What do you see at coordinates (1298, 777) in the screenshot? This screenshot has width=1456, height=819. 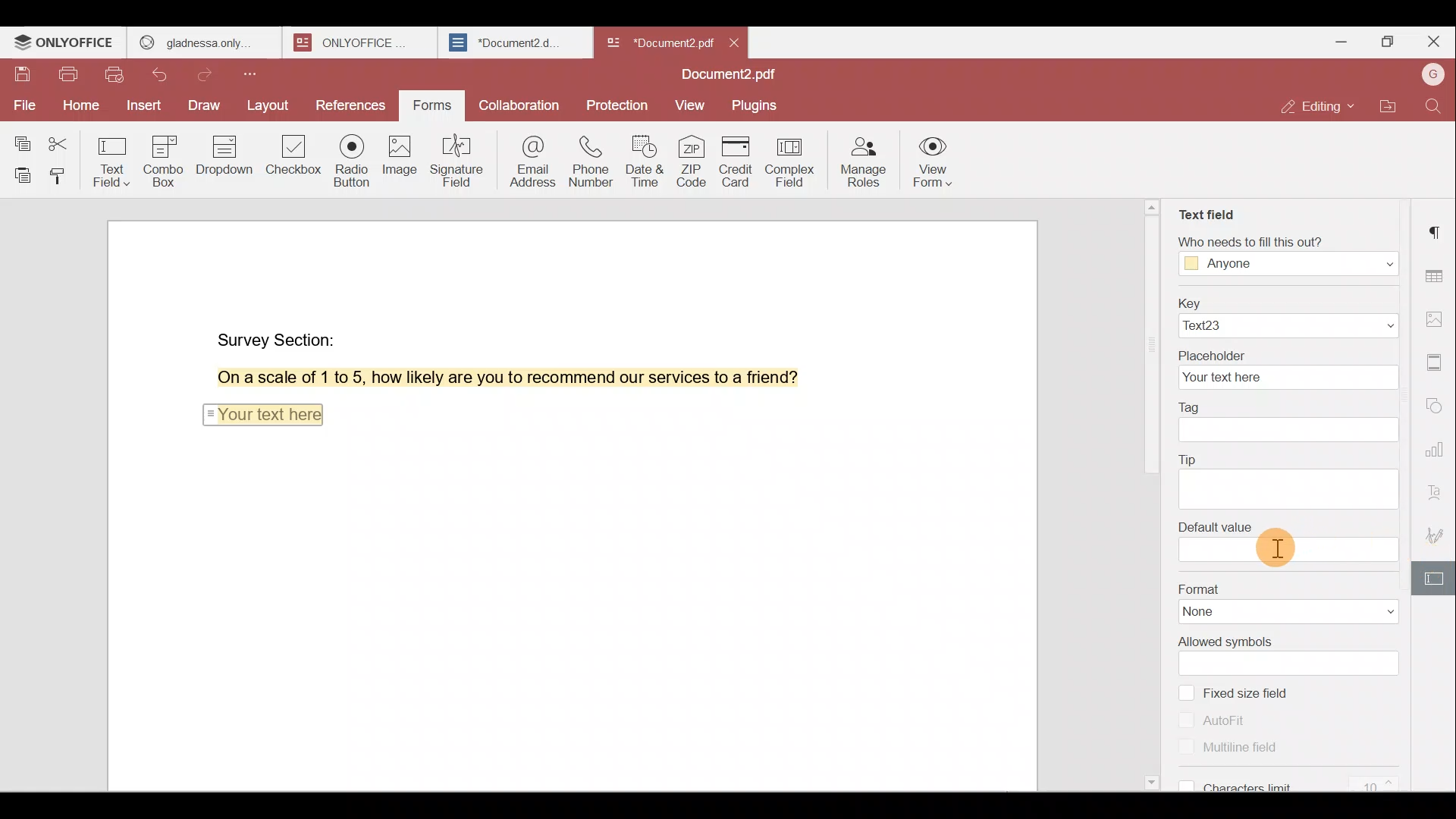 I see `Character limit` at bounding box center [1298, 777].